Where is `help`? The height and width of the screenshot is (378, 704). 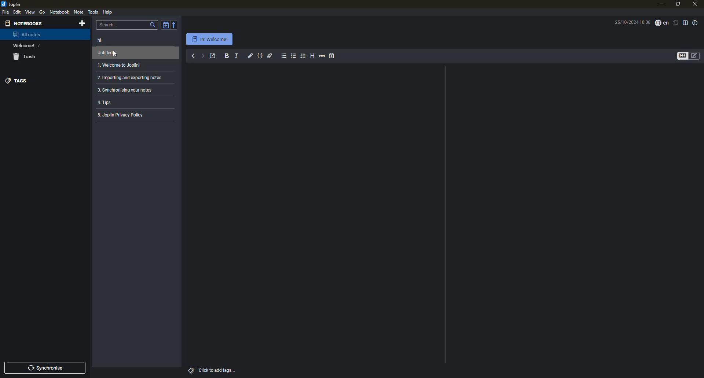
help is located at coordinates (109, 12).